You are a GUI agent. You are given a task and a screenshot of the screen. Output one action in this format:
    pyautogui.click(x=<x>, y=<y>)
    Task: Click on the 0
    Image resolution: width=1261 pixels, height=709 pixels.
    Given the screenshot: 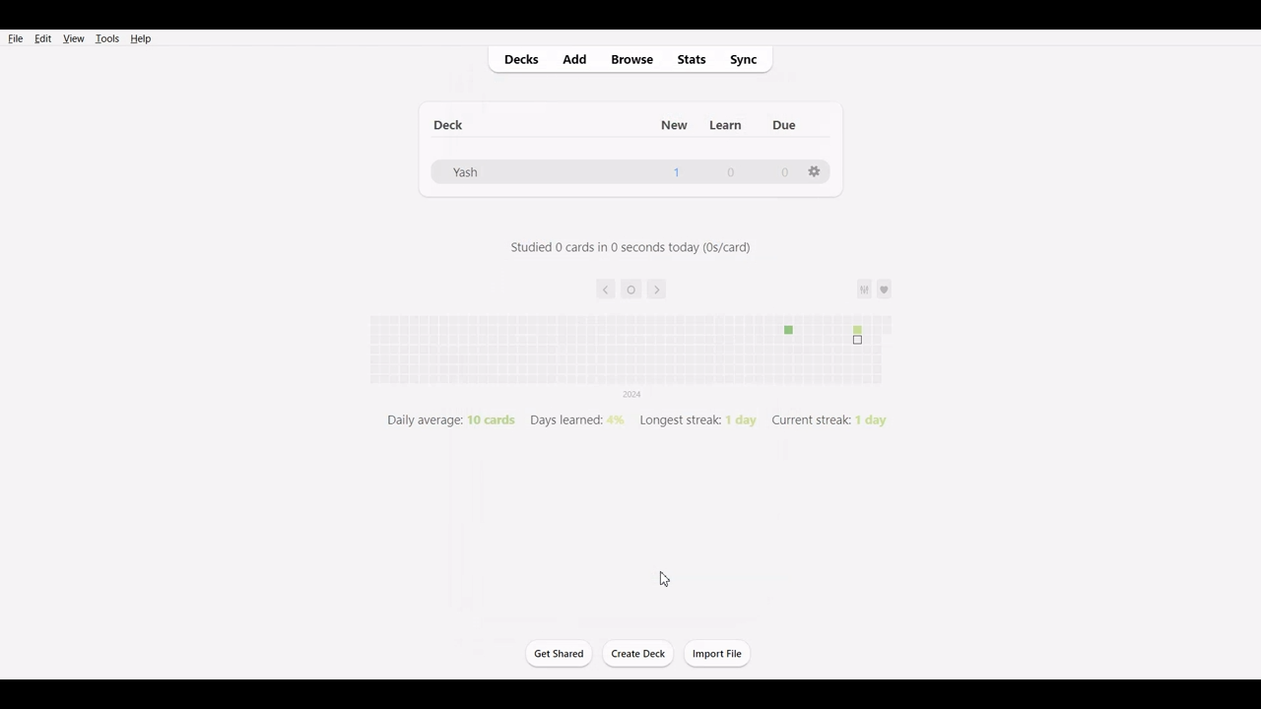 What is the action you would take?
    pyautogui.click(x=734, y=174)
    